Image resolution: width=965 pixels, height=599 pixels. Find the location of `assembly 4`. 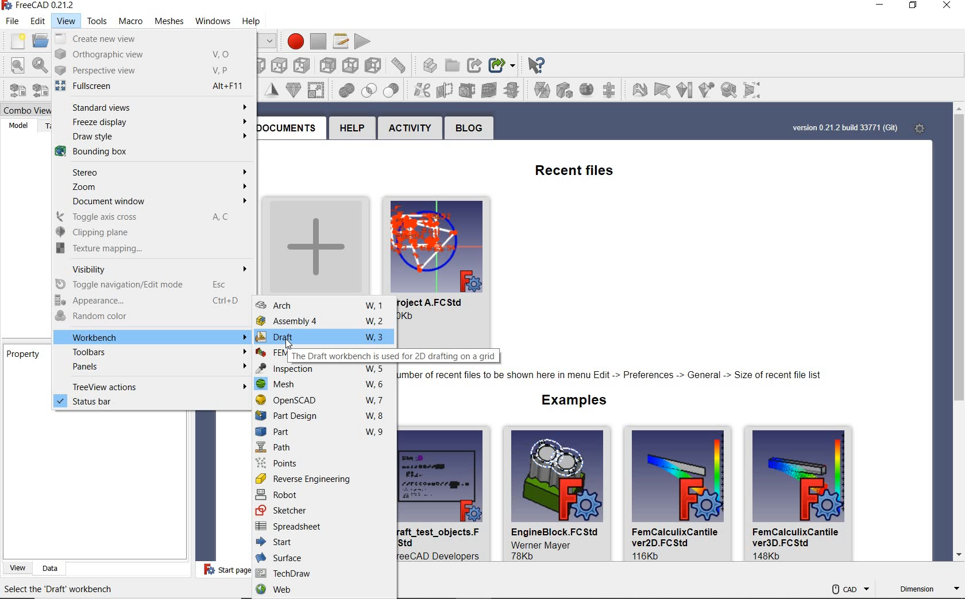

assembly 4 is located at coordinates (324, 321).